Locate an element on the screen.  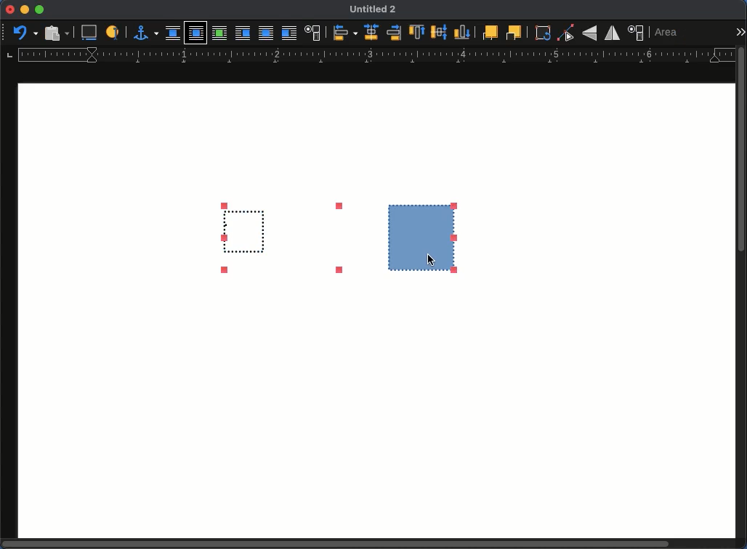
flip horizontally is located at coordinates (612, 34).